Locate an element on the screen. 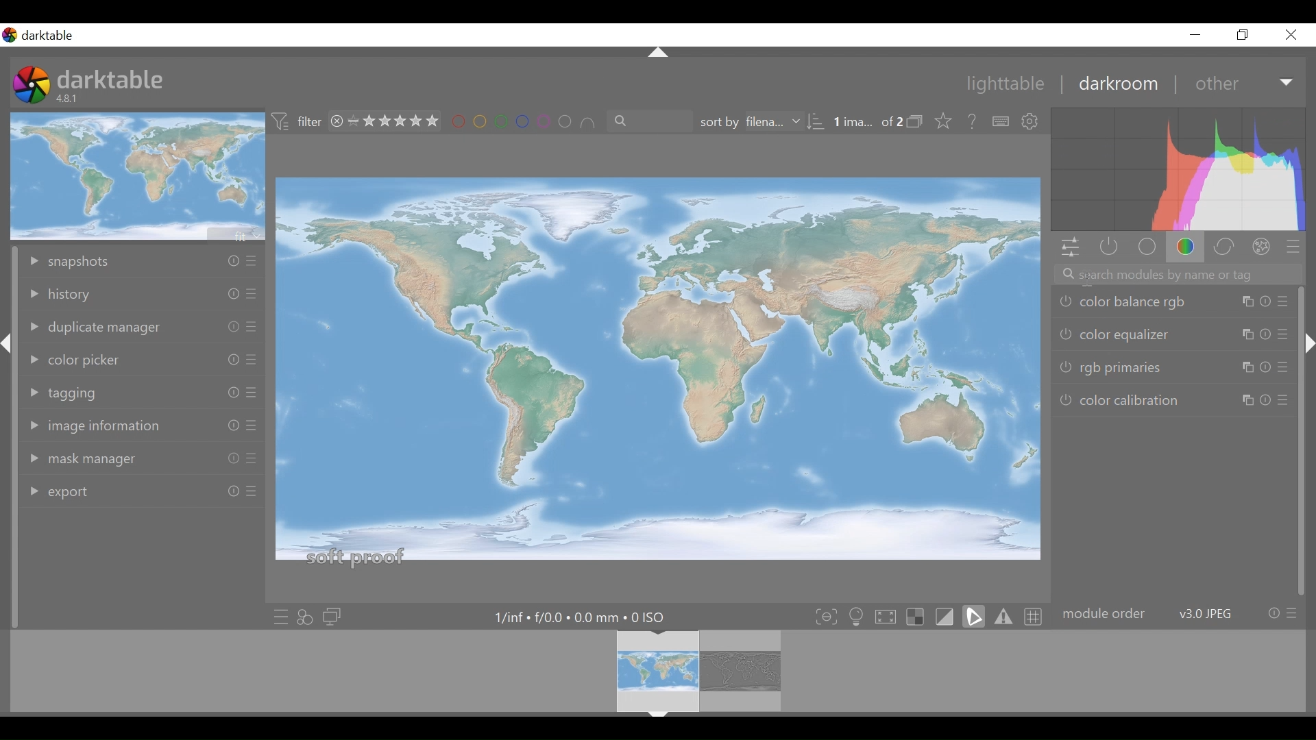 The image size is (1316, 740). show global preferences is located at coordinates (1033, 123).